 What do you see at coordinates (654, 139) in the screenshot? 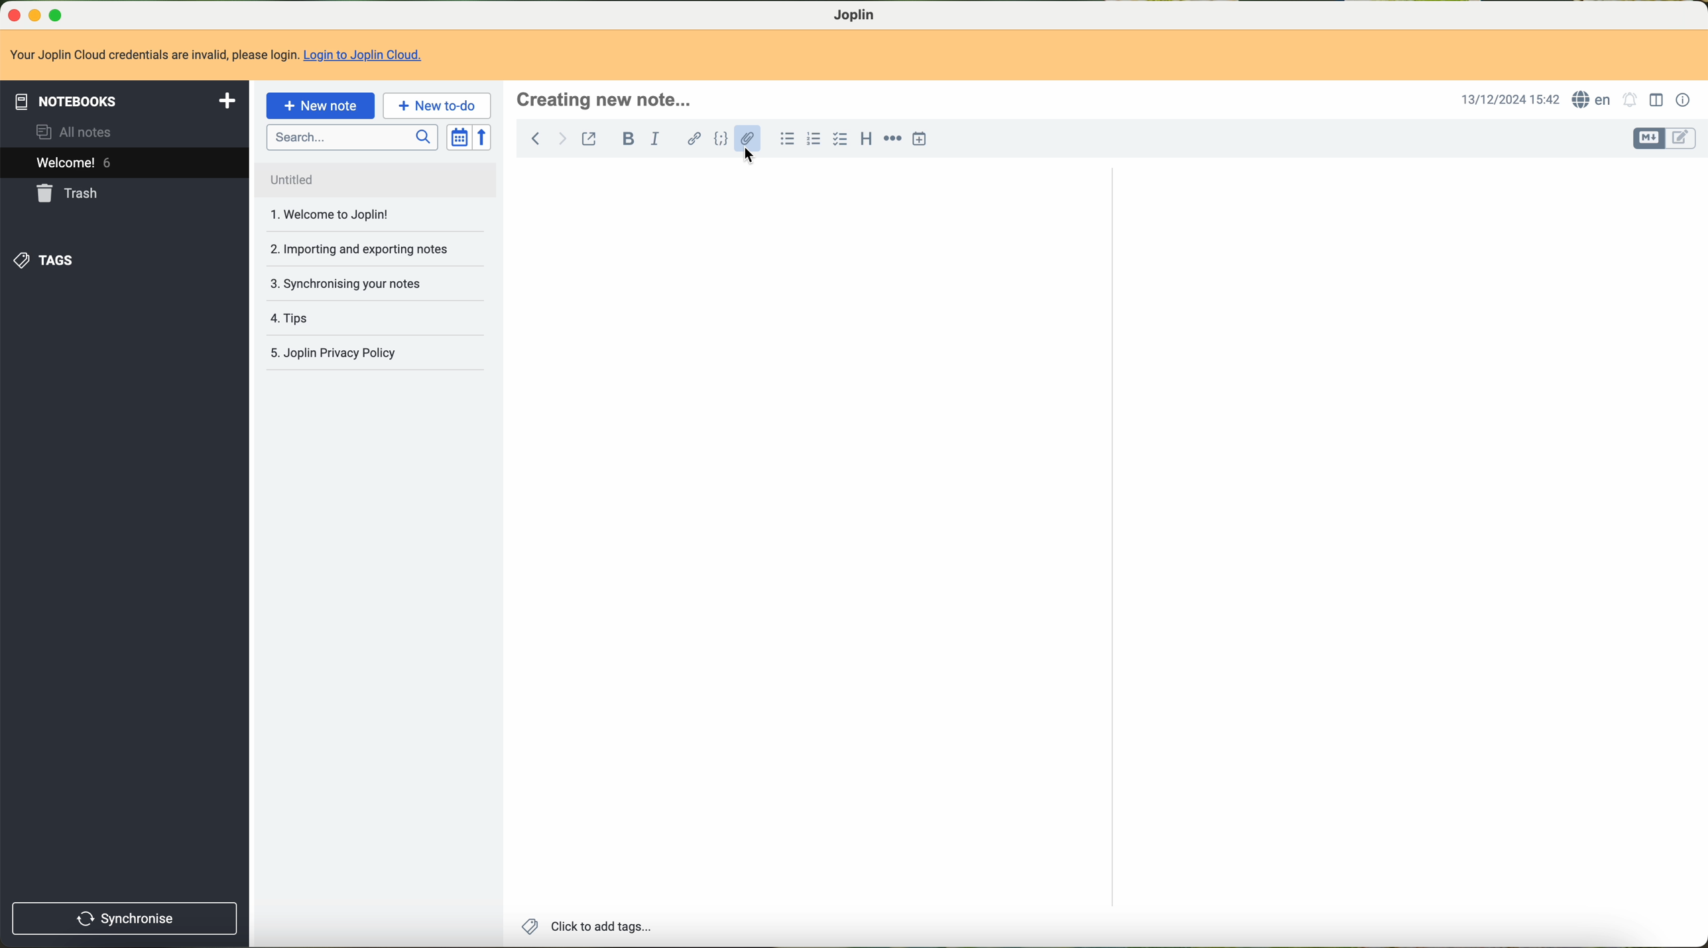
I see `italic` at bounding box center [654, 139].